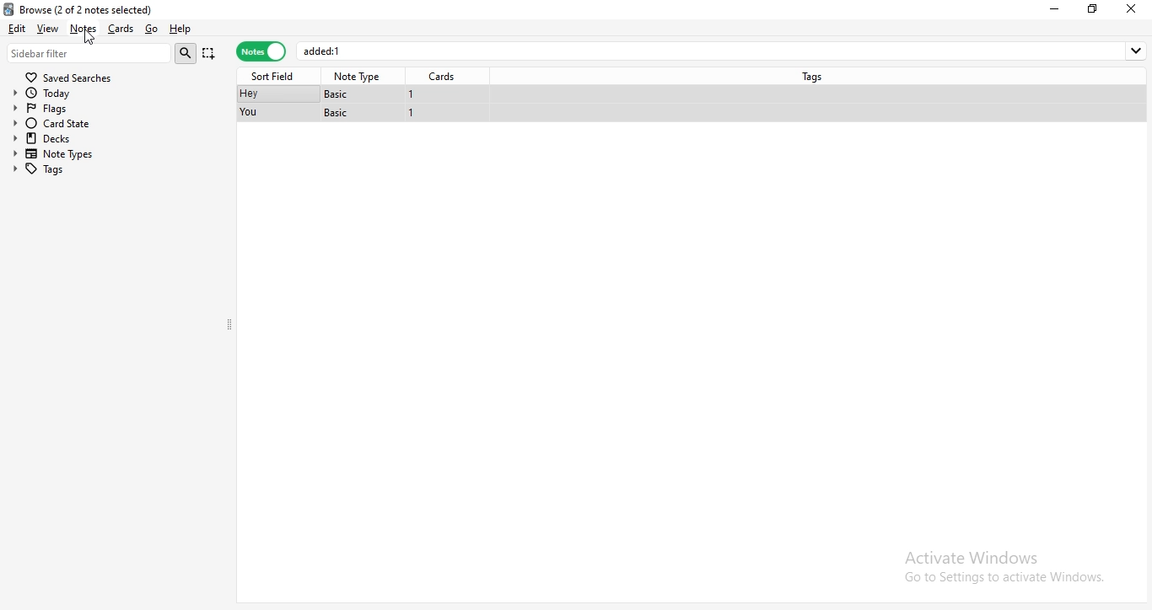  What do you see at coordinates (1093, 8) in the screenshot?
I see `restore` at bounding box center [1093, 8].